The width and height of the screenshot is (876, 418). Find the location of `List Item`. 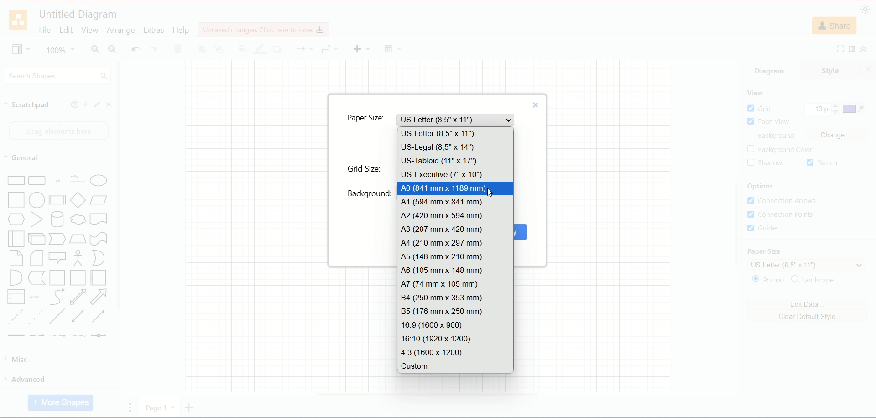

List Item is located at coordinates (34, 296).